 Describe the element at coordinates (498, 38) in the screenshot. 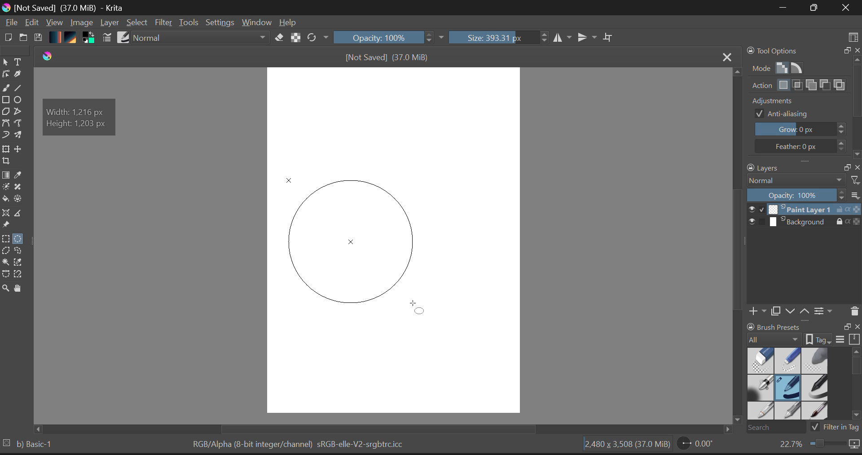

I see `Brush Size` at that location.